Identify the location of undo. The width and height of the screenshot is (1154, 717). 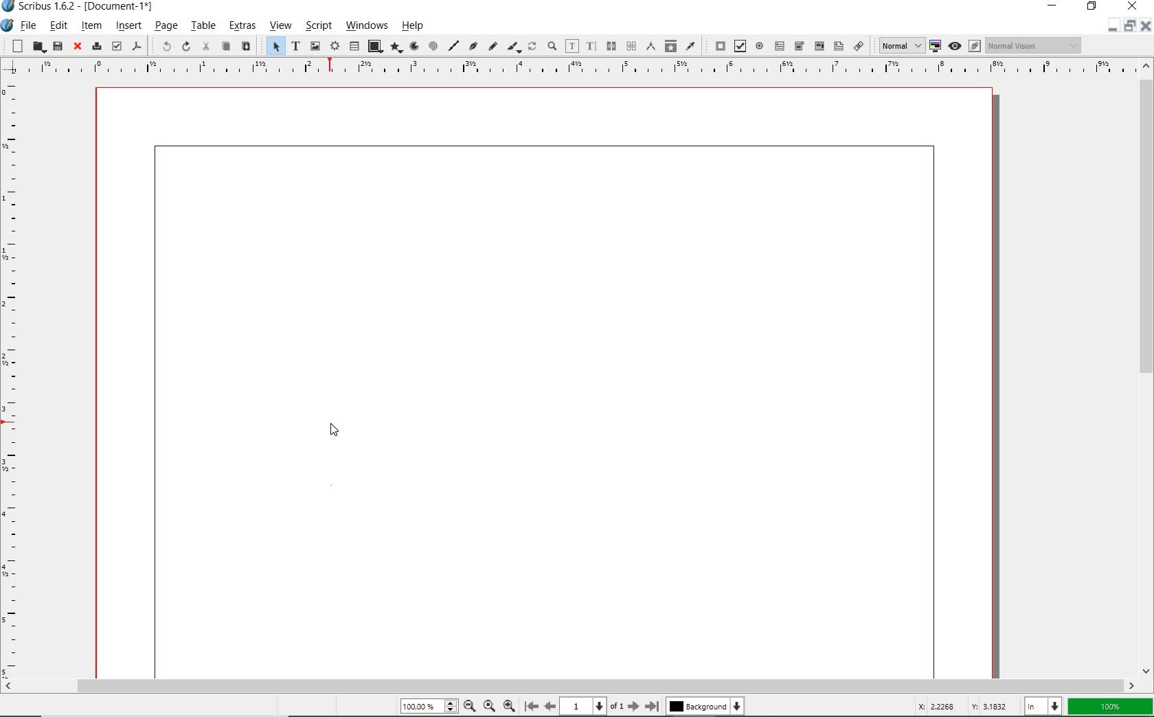
(161, 45).